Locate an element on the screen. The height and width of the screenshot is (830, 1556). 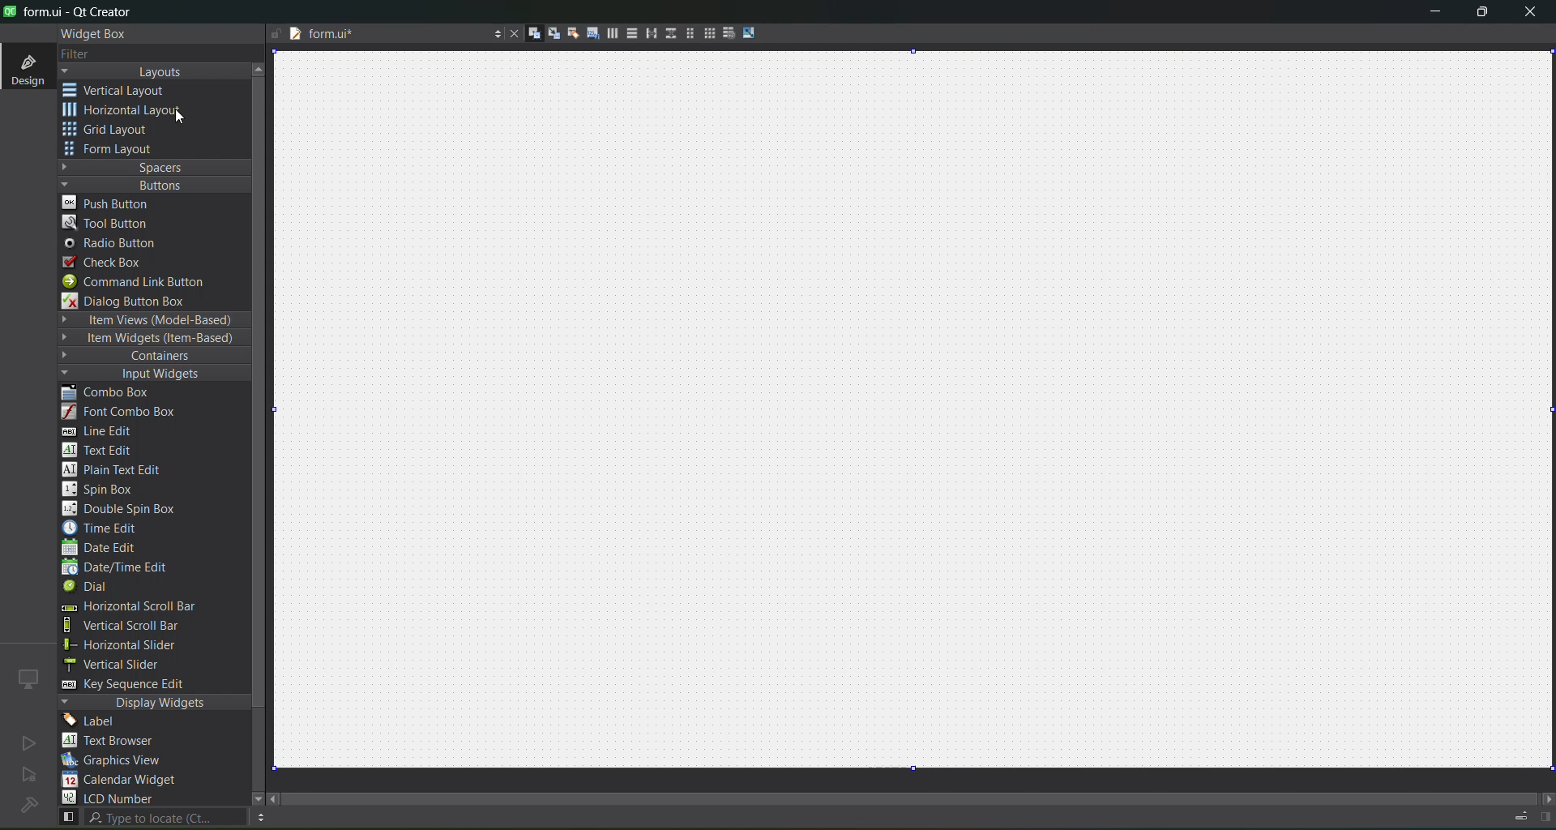
edit signals is located at coordinates (547, 32).